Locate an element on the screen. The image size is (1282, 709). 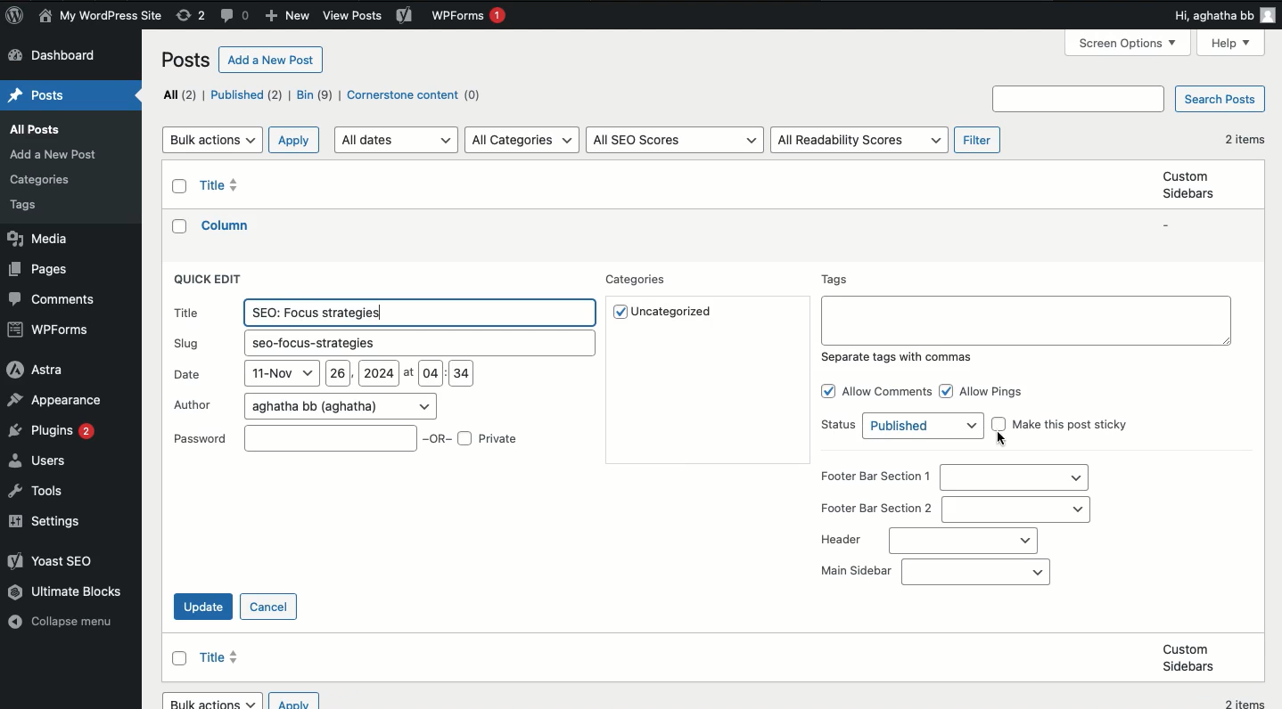
Posts is located at coordinates (40, 96).